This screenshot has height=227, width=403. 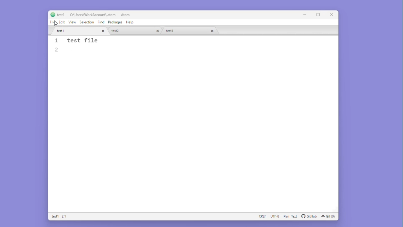 What do you see at coordinates (87, 22) in the screenshot?
I see `Selection` at bounding box center [87, 22].